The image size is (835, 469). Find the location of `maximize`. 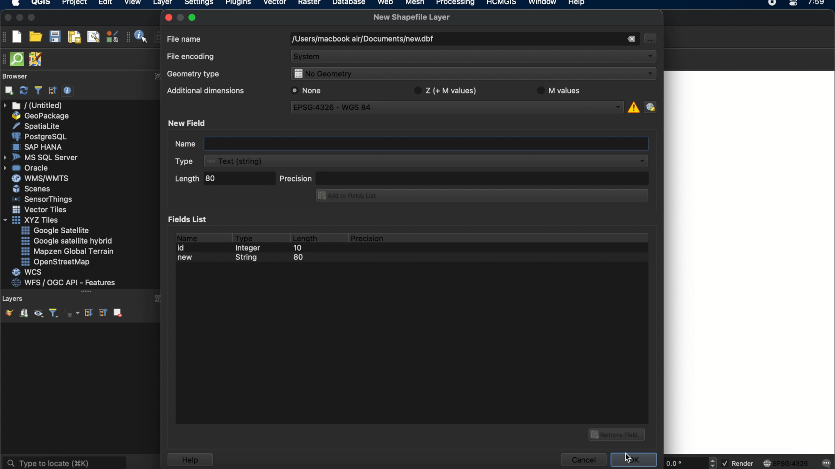

maximize is located at coordinates (32, 18).